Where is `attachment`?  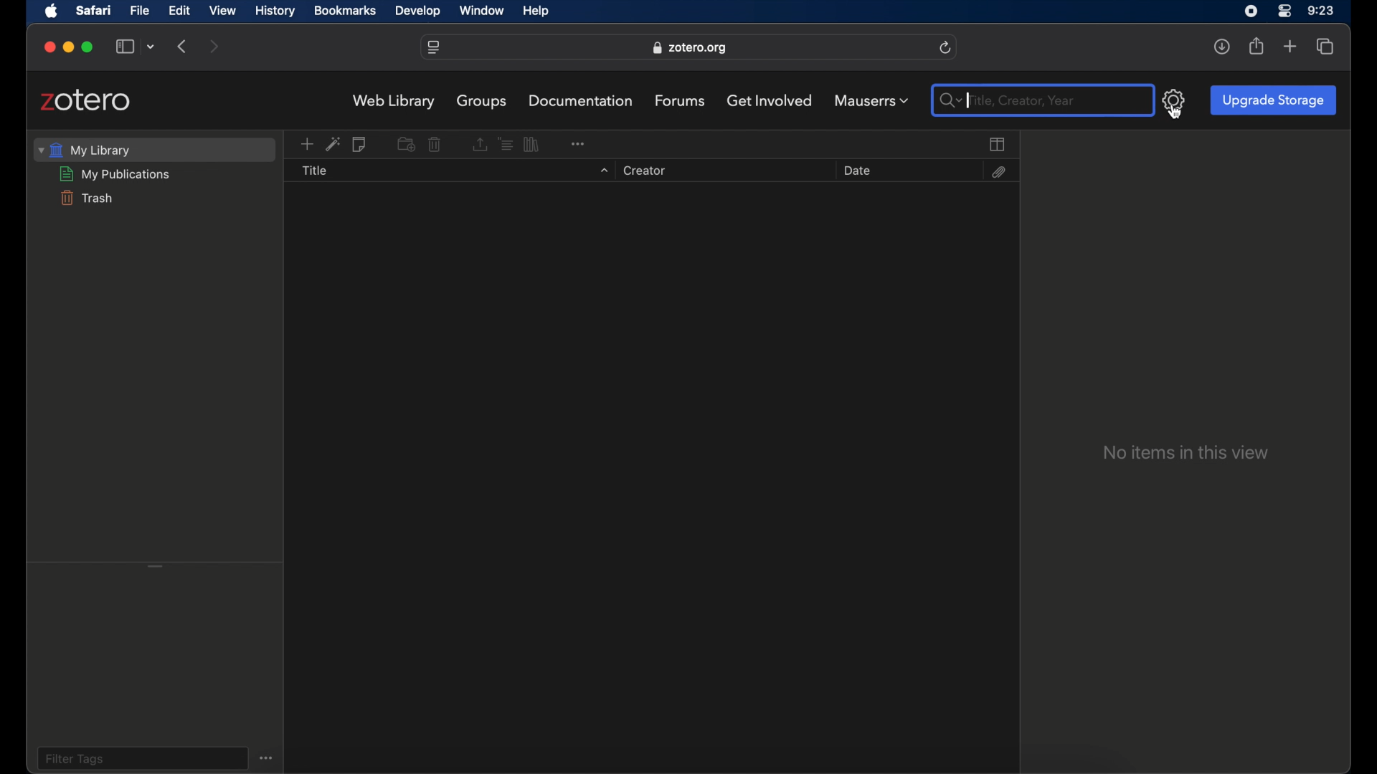
attachment is located at coordinates (998, 172).